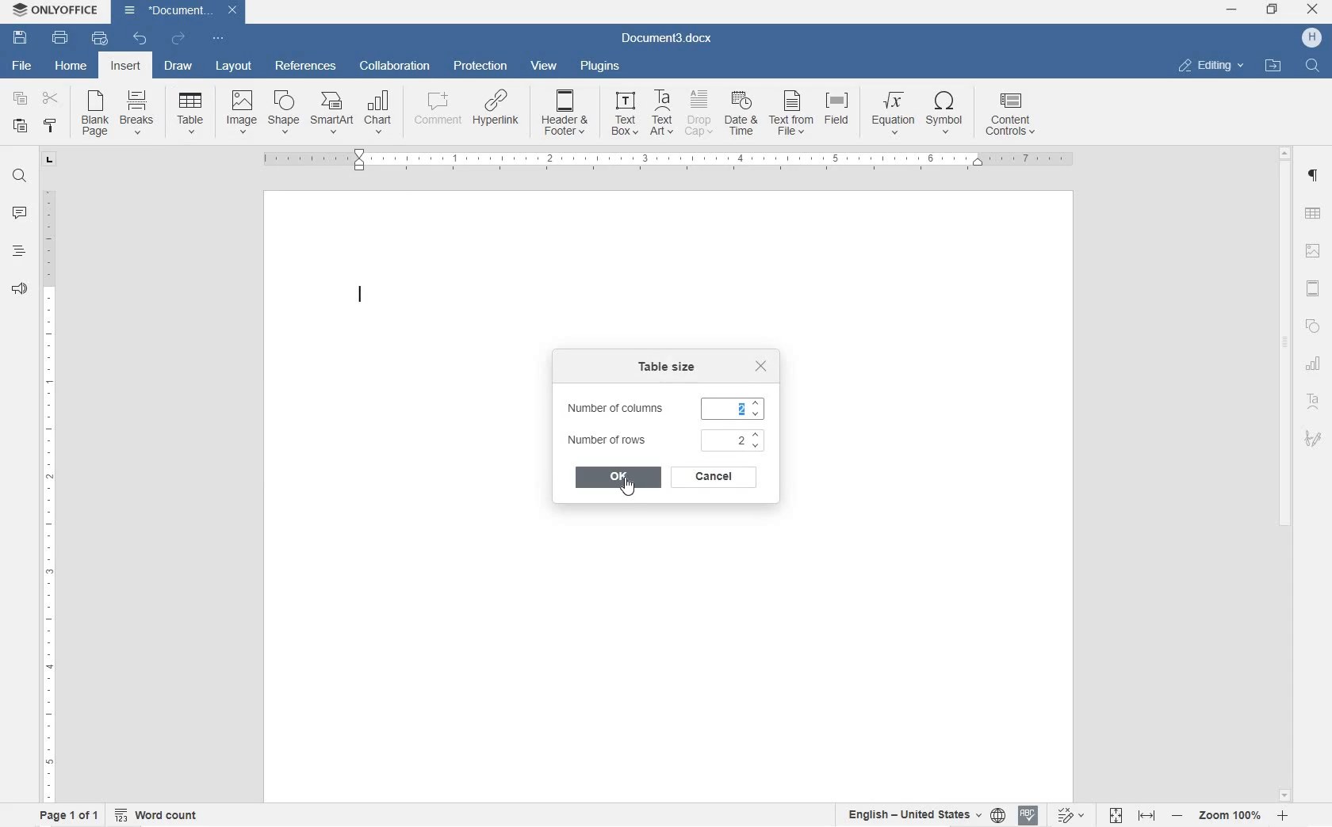  I want to click on COPY, so click(18, 98).